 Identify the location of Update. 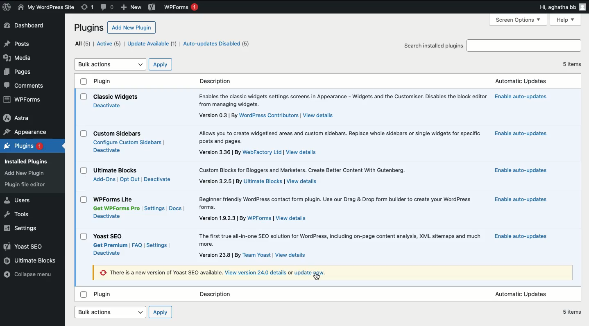
(310, 272).